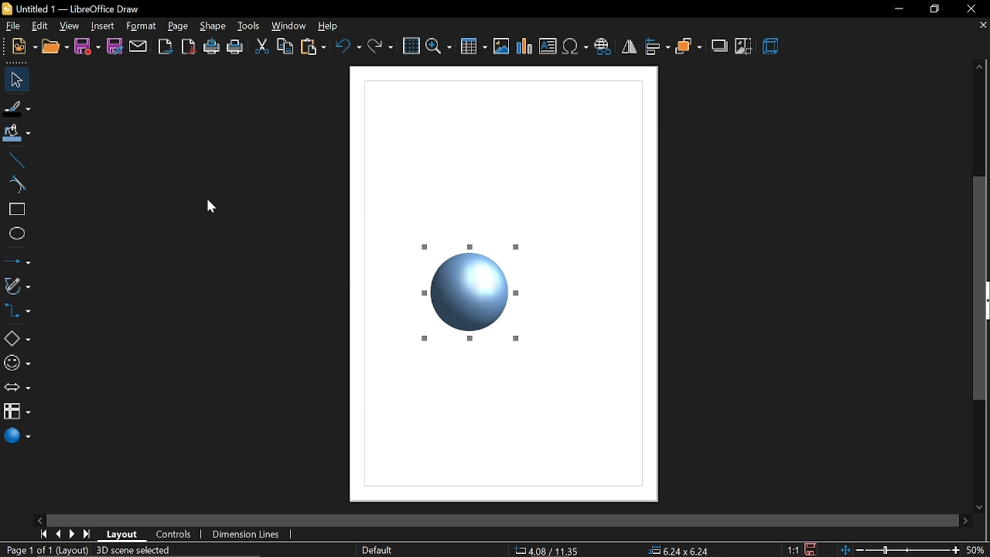  I want to click on controls, so click(176, 535).